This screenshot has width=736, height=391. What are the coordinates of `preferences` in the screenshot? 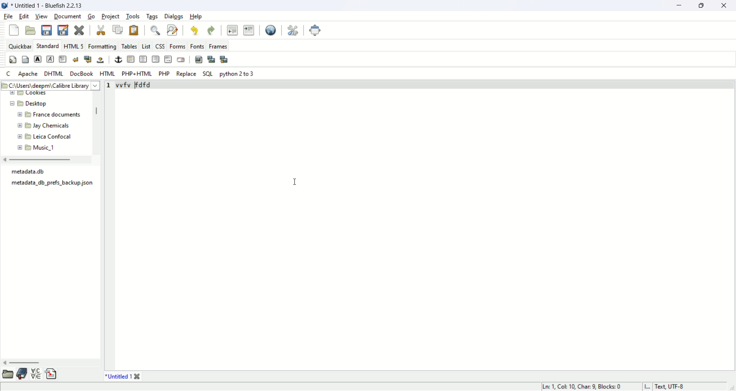 It's located at (293, 31).